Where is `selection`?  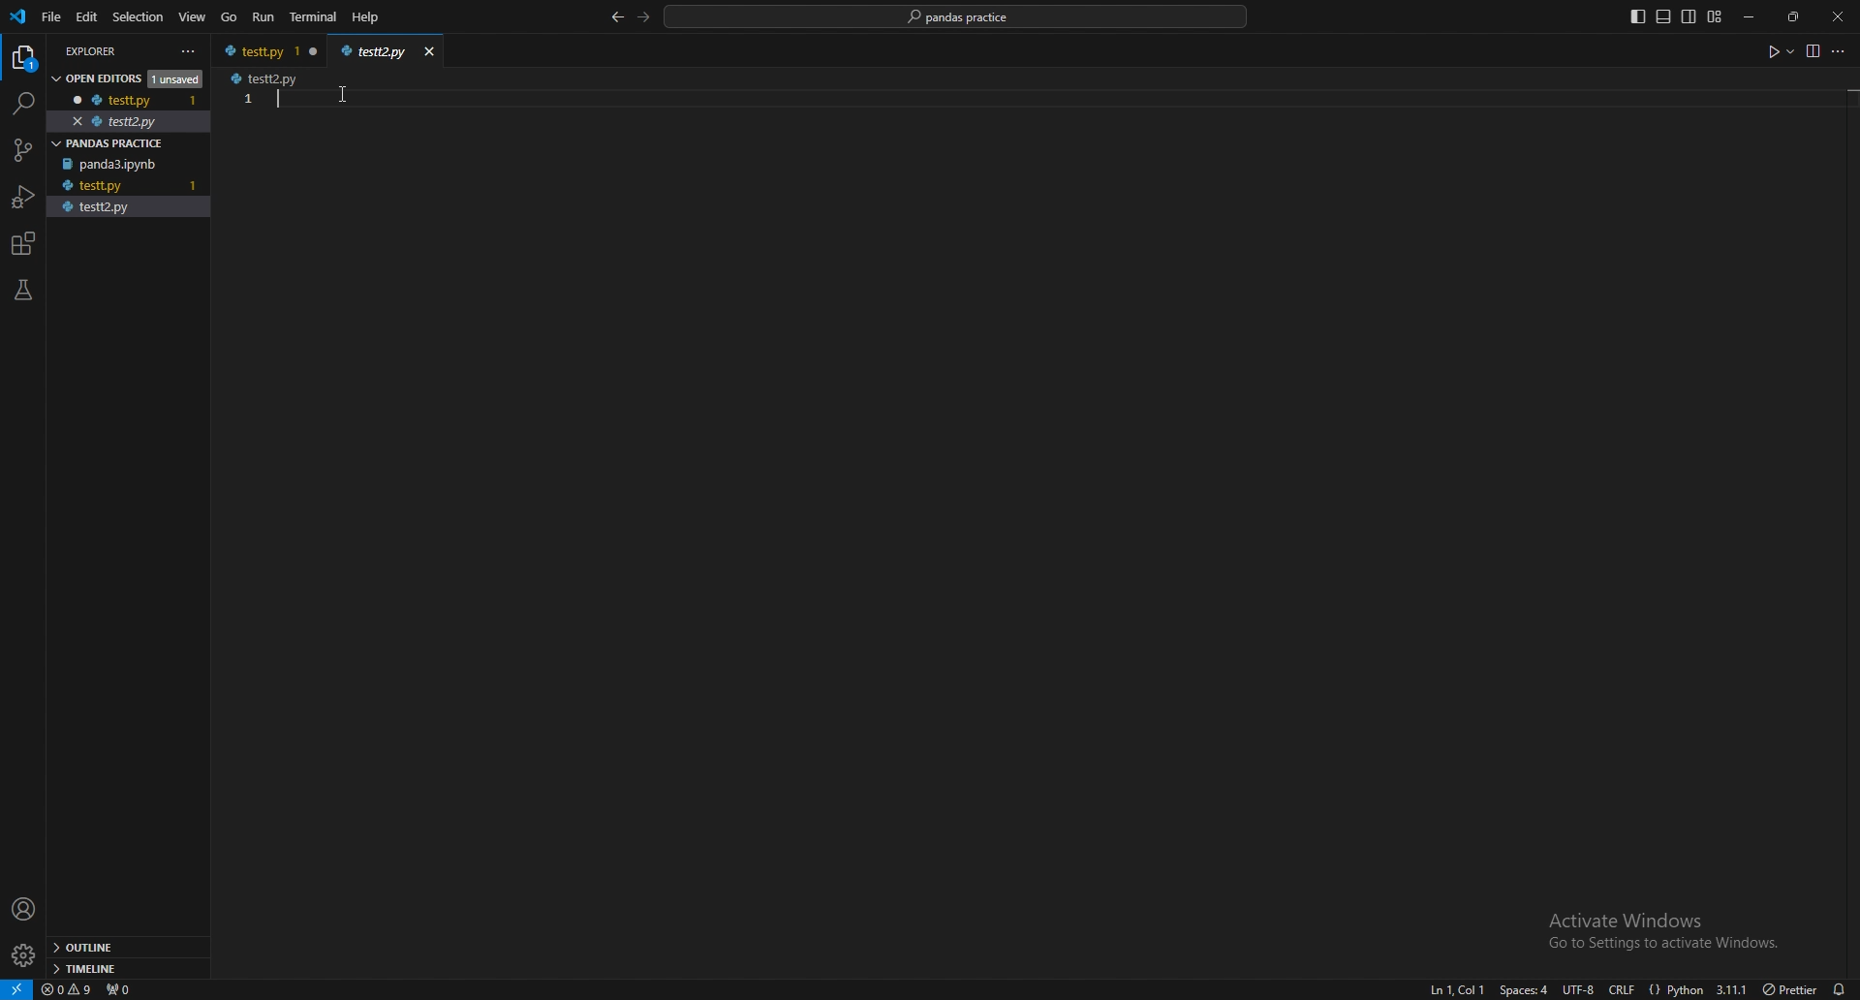 selection is located at coordinates (139, 16).